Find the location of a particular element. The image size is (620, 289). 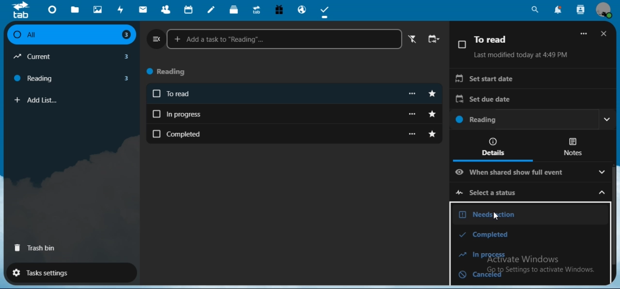

Checkbox is located at coordinates (15, 35).